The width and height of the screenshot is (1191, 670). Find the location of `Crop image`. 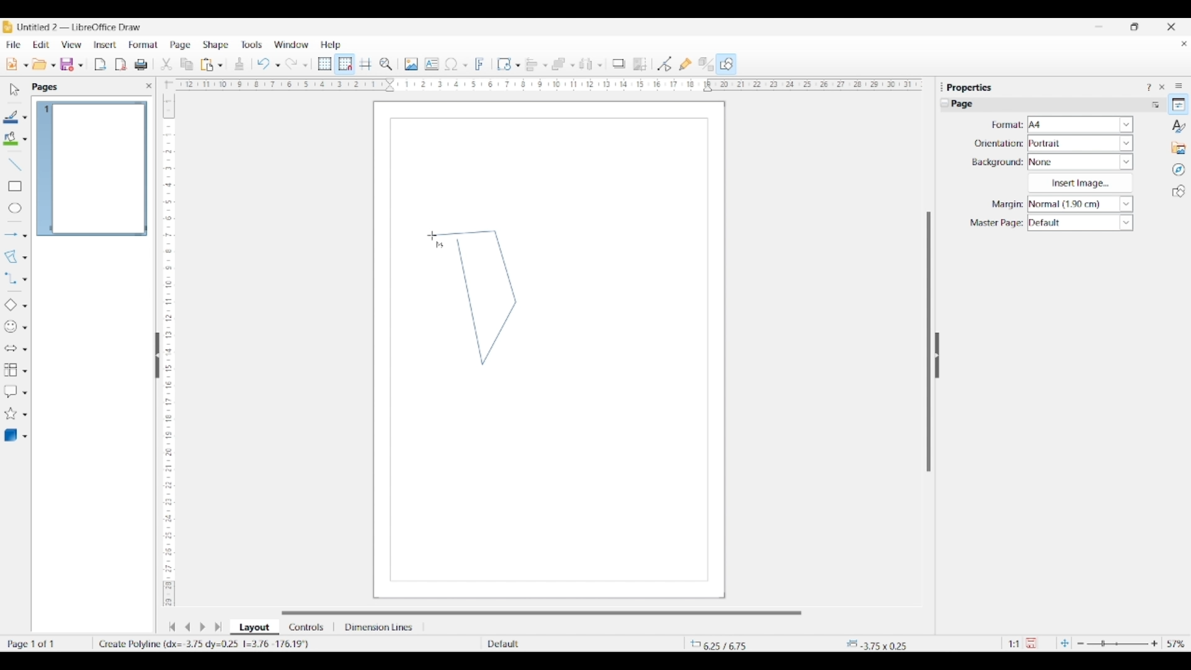

Crop image is located at coordinates (640, 64).